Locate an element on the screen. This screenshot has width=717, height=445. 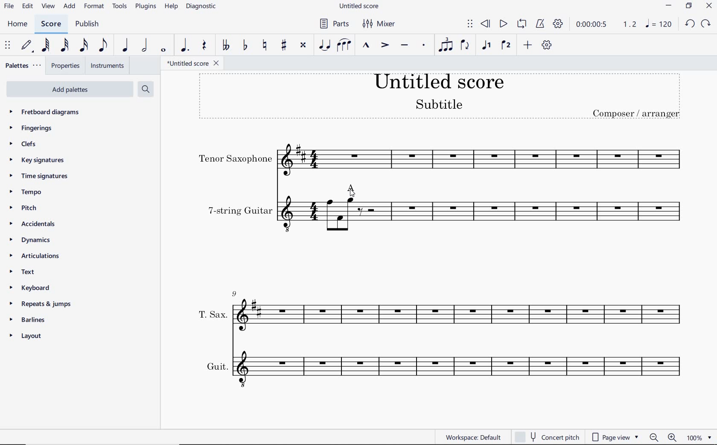
WORKSPACE: DEFAULT is located at coordinates (471, 437).